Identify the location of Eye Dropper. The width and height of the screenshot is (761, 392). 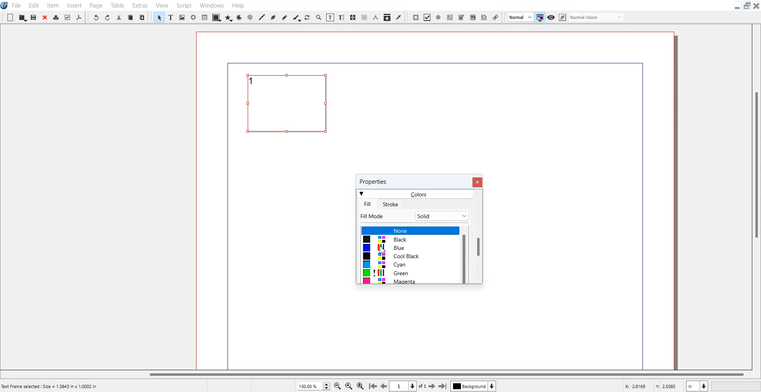
(398, 17).